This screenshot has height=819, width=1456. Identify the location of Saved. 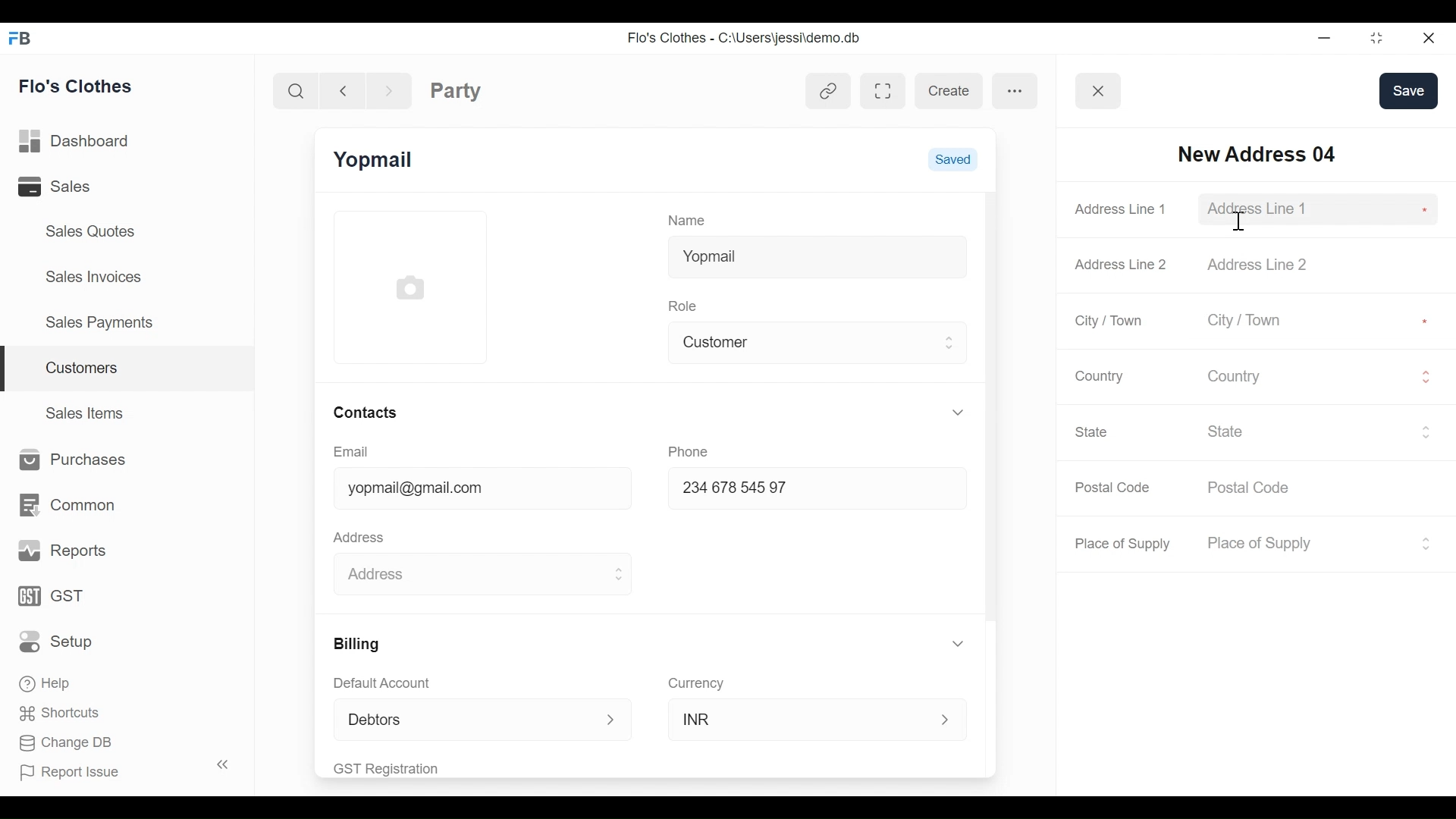
(952, 158).